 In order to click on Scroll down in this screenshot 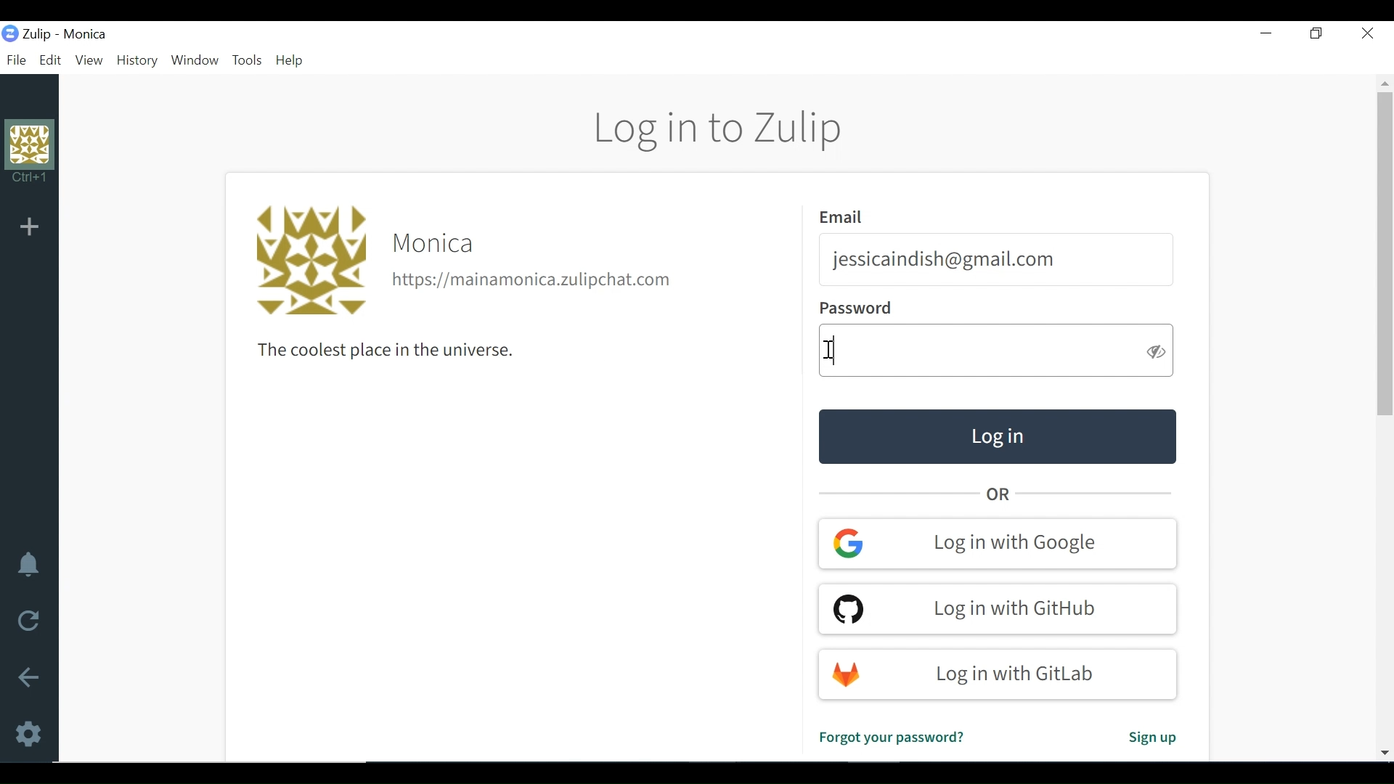, I will do `click(1383, 750)`.